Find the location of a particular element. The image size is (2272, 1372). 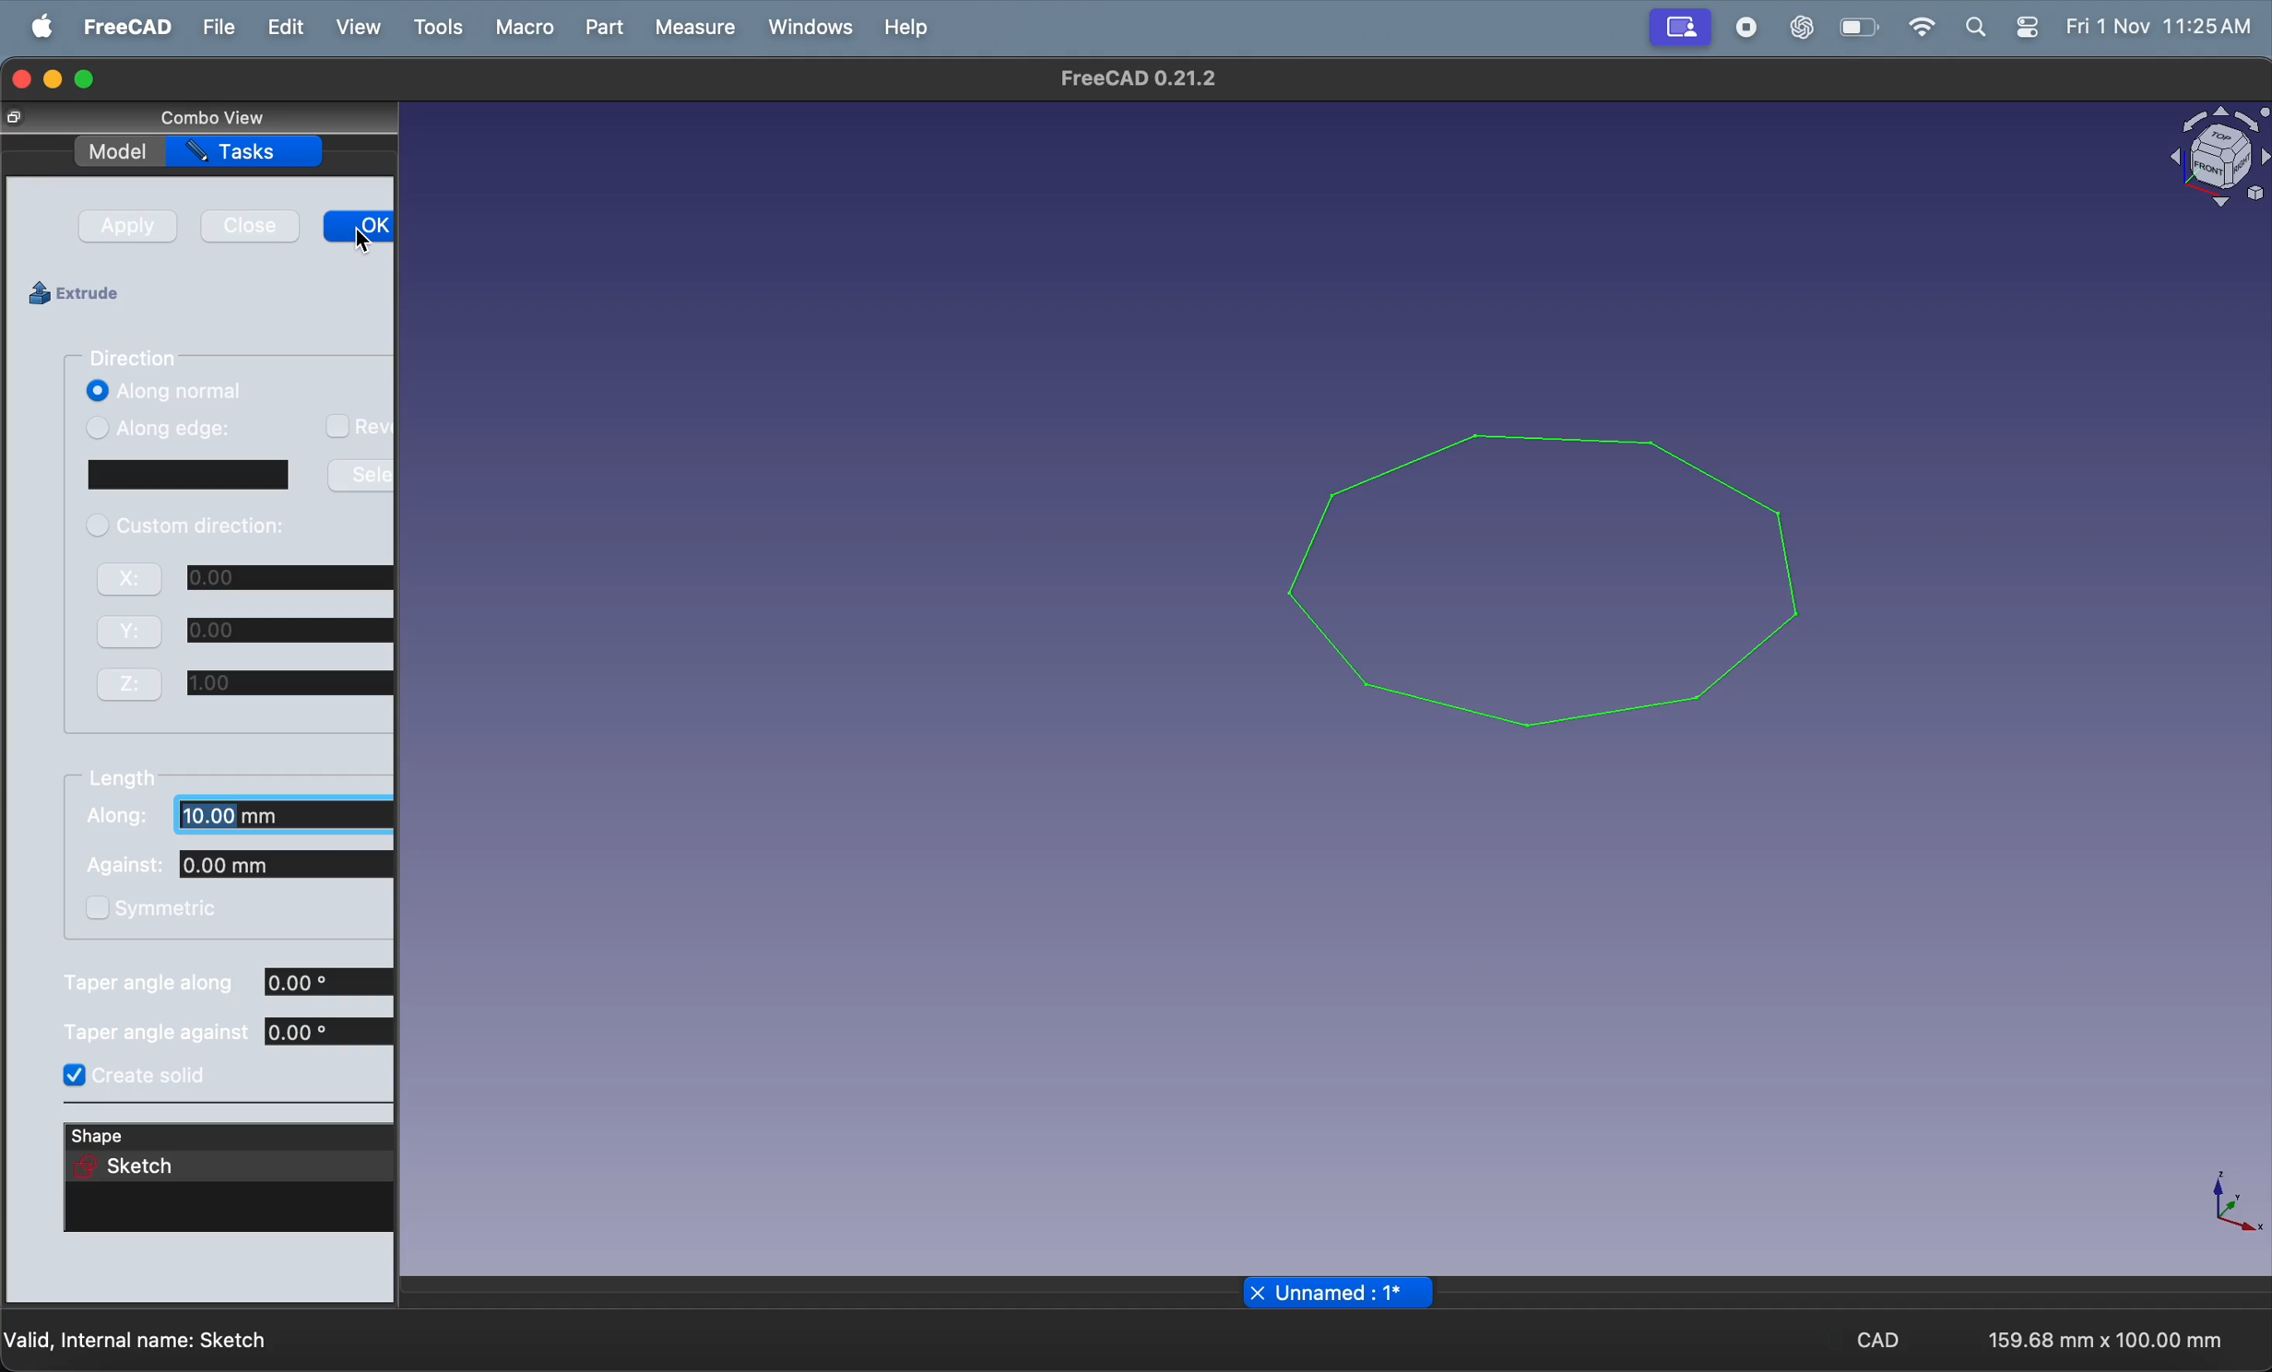

chatgpt is located at coordinates (1797, 28).